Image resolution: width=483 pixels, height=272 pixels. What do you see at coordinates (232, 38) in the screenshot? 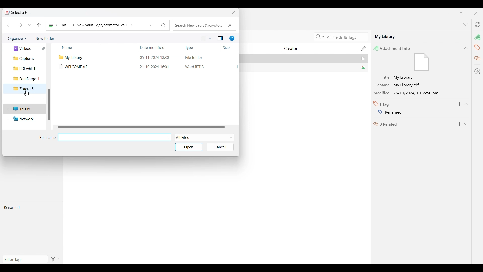
I see `Get help` at bounding box center [232, 38].